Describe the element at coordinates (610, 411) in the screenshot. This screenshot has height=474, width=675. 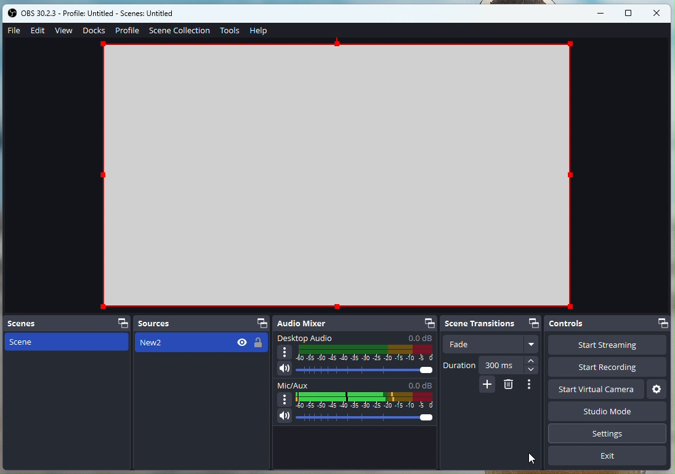
I see `Studio Mode` at that location.